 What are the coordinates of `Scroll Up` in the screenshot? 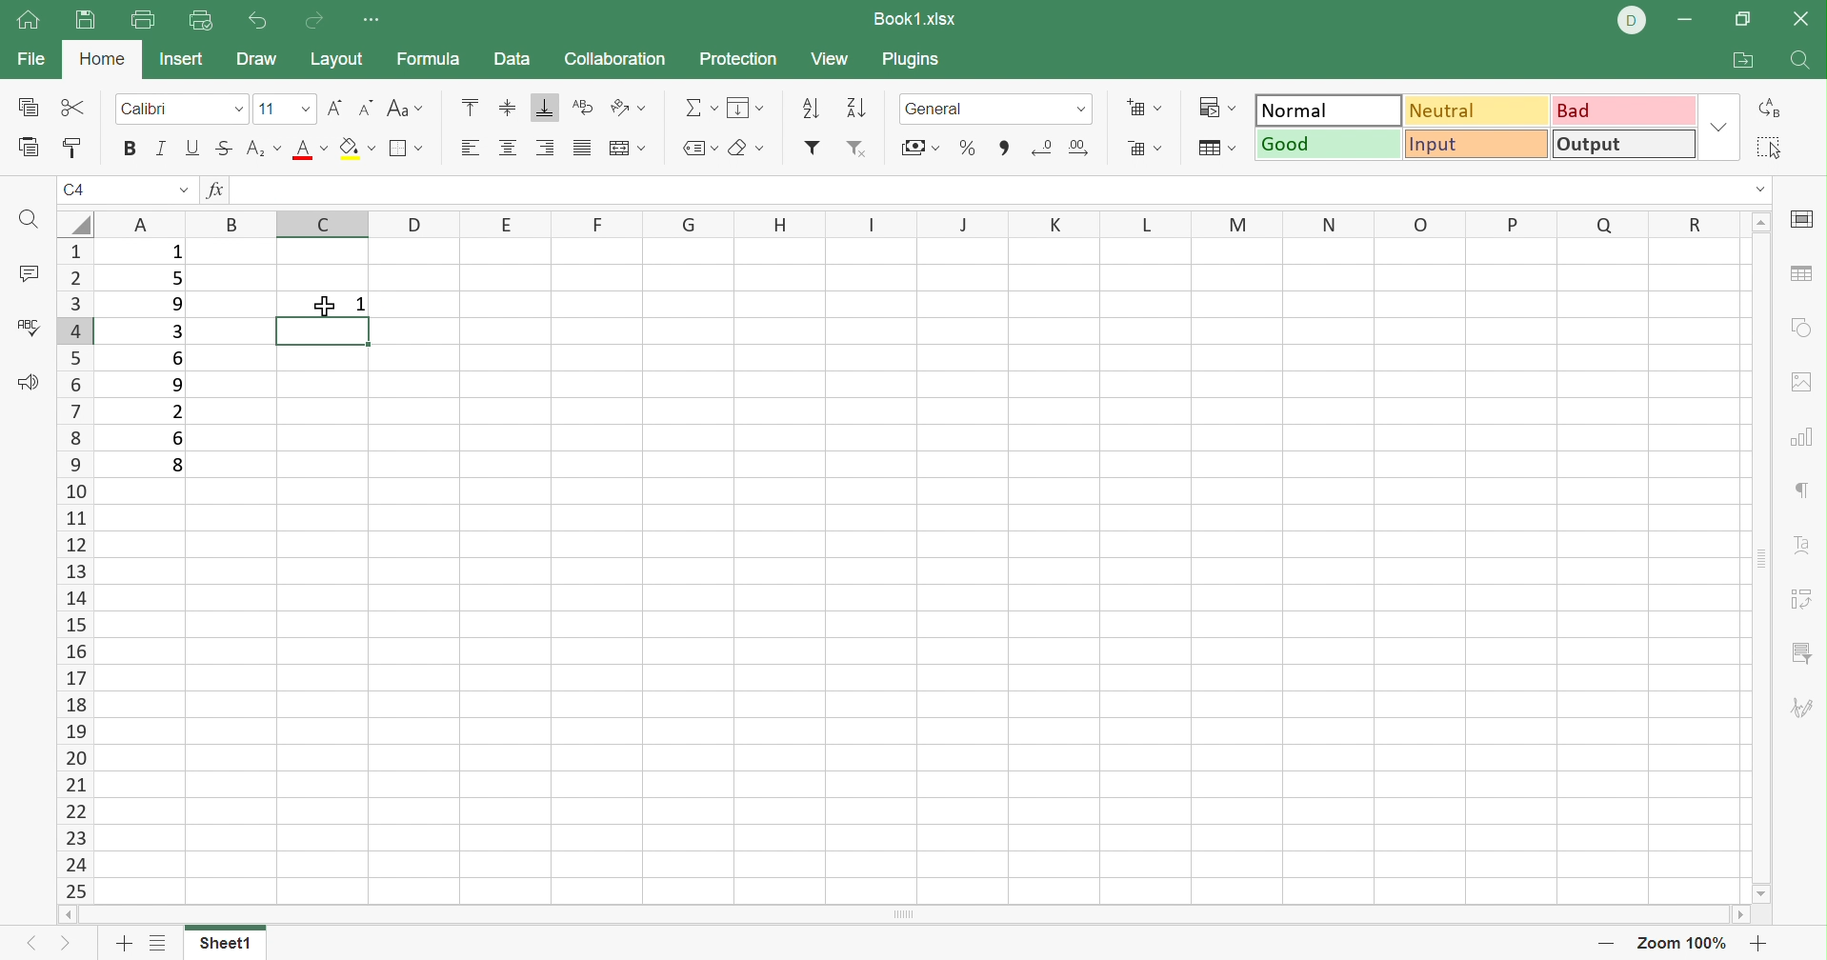 It's located at (1761, 223).